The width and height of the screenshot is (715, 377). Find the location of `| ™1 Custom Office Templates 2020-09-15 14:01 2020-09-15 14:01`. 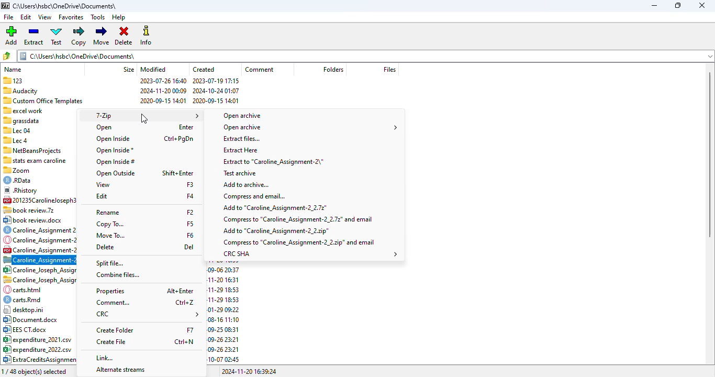

| ™1 Custom Office Templates 2020-09-15 14:01 2020-09-15 14:01 is located at coordinates (121, 100).